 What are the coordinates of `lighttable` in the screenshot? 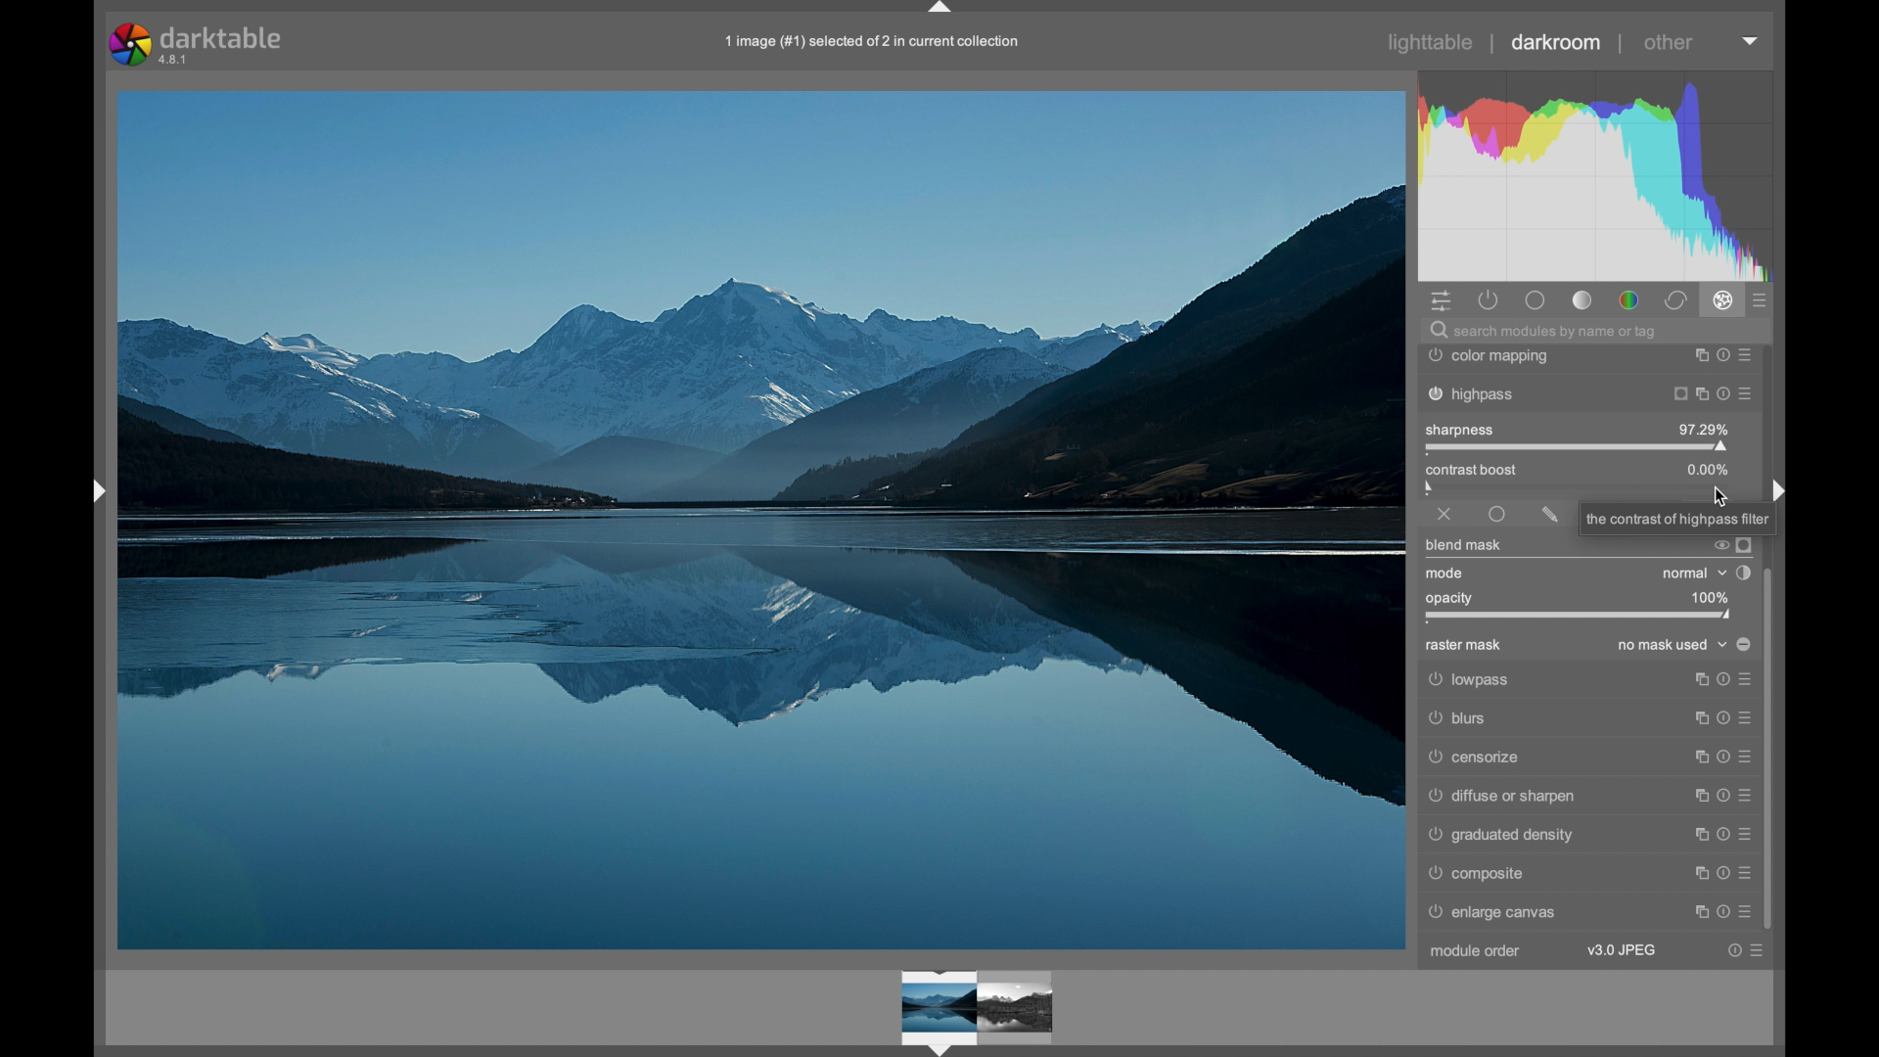 It's located at (1432, 42).